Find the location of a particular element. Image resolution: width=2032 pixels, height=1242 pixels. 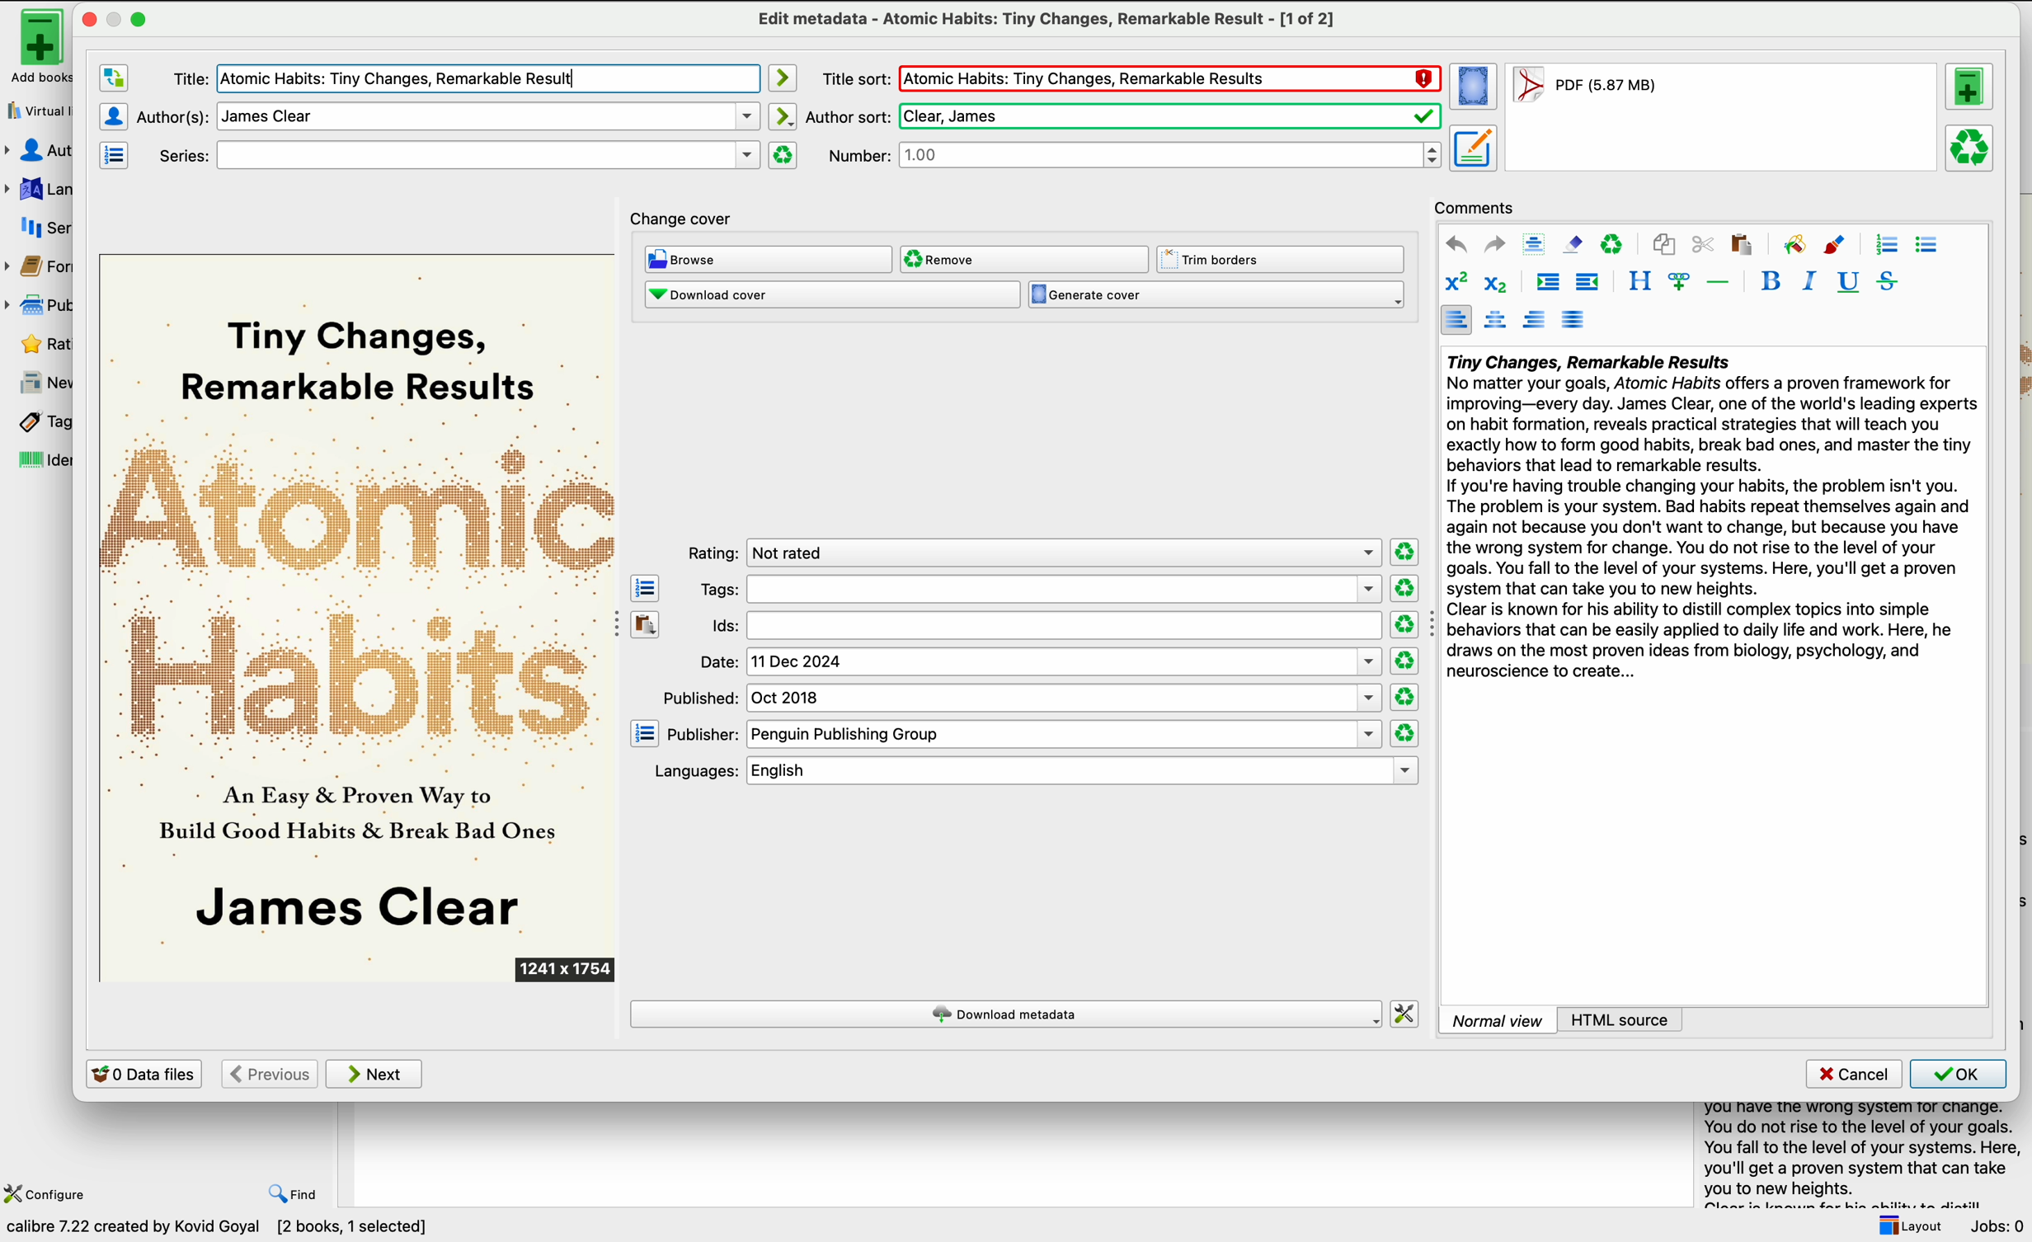

close is located at coordinates (87, 19).